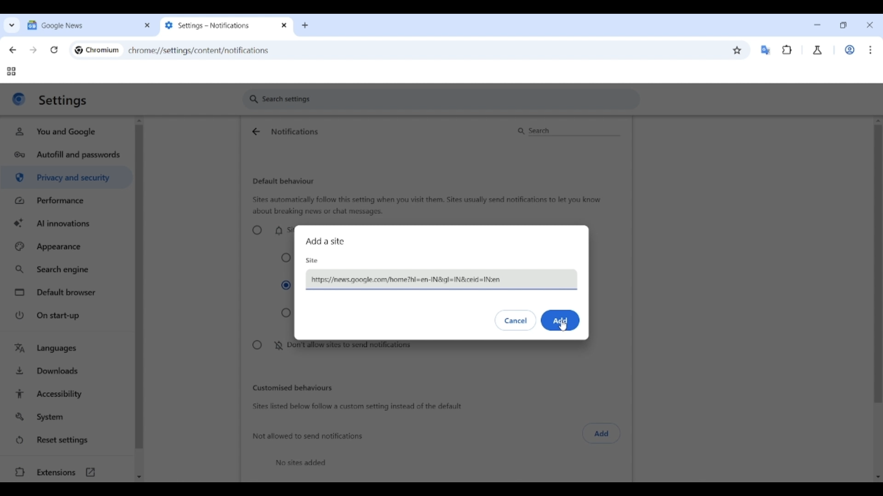 Image resolution: width=883 pixels, height=496 pixels. What do you see at coordinates (286, 258) in the screenshot?
I see `Collapse all requests in the address bar` at bounding box center [286, 258].